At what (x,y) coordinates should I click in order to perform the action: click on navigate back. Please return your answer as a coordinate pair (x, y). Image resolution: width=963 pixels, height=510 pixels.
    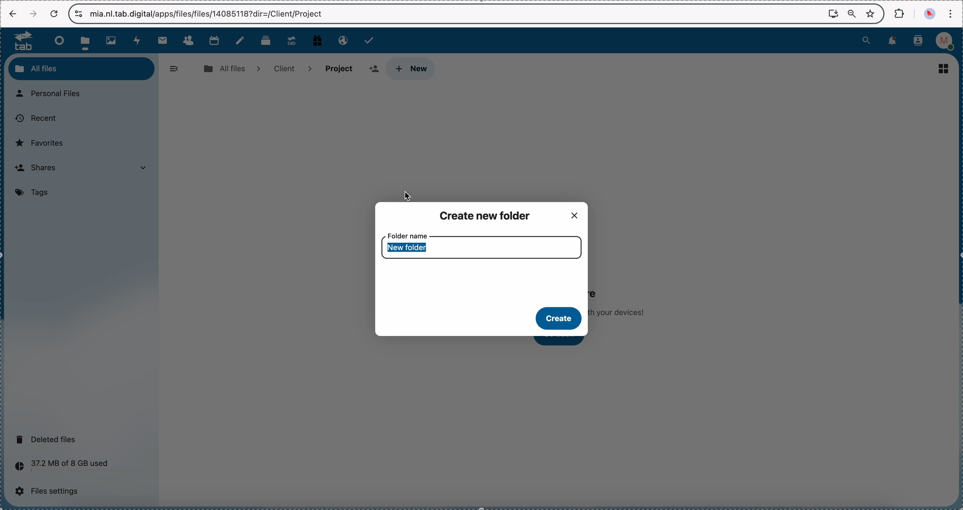
    Looking at the image, I should click on (13, 15).